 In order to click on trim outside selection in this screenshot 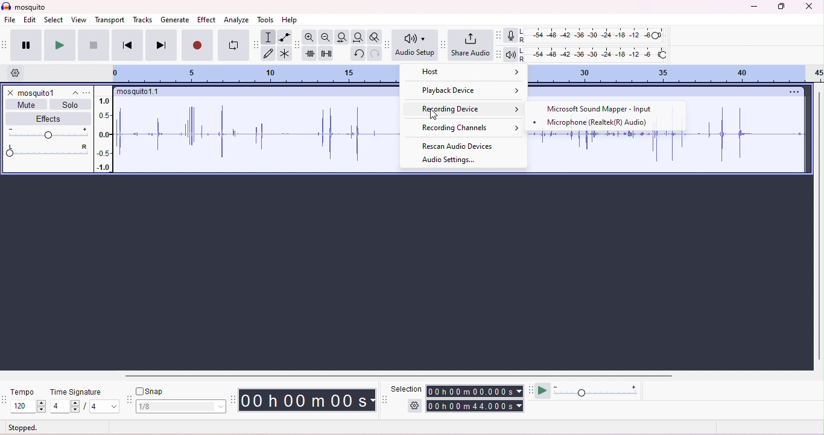, I will do `click(311, 54)`.